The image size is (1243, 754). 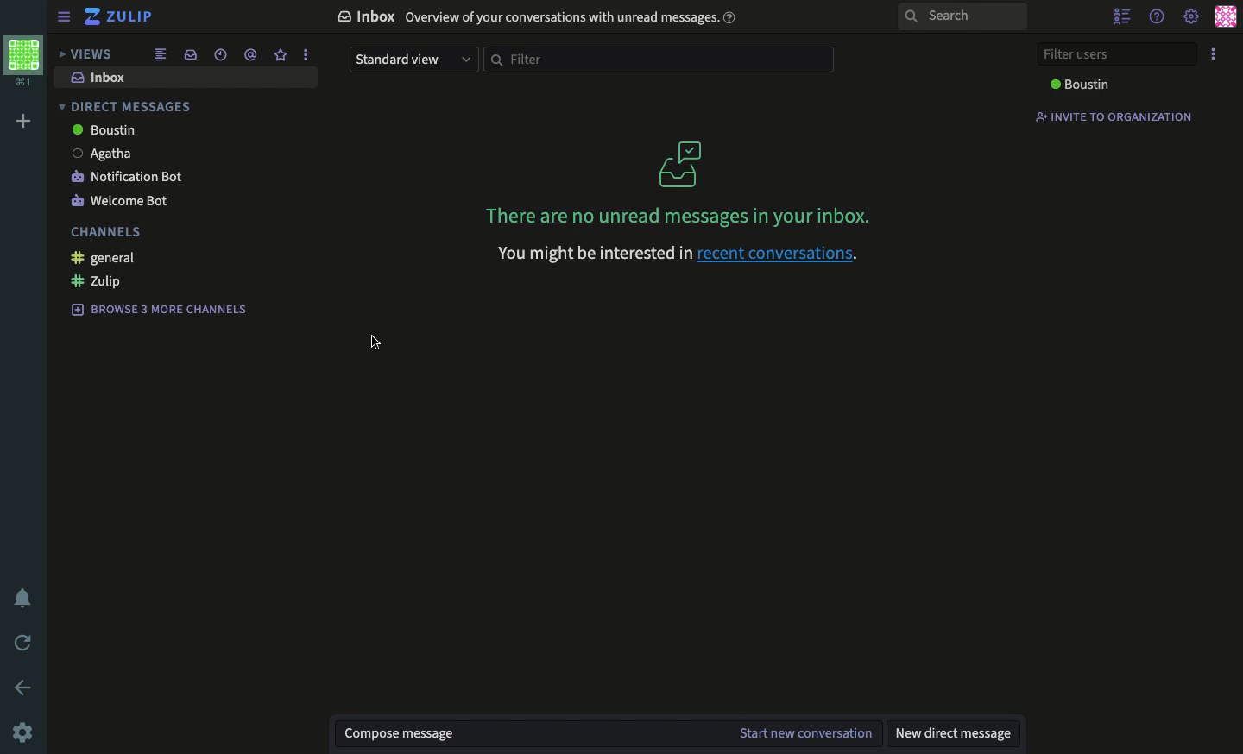 What do you see at coordinates (122, 17) in the screenshot?
I see `Zulip` at bounding box center [122, 17].